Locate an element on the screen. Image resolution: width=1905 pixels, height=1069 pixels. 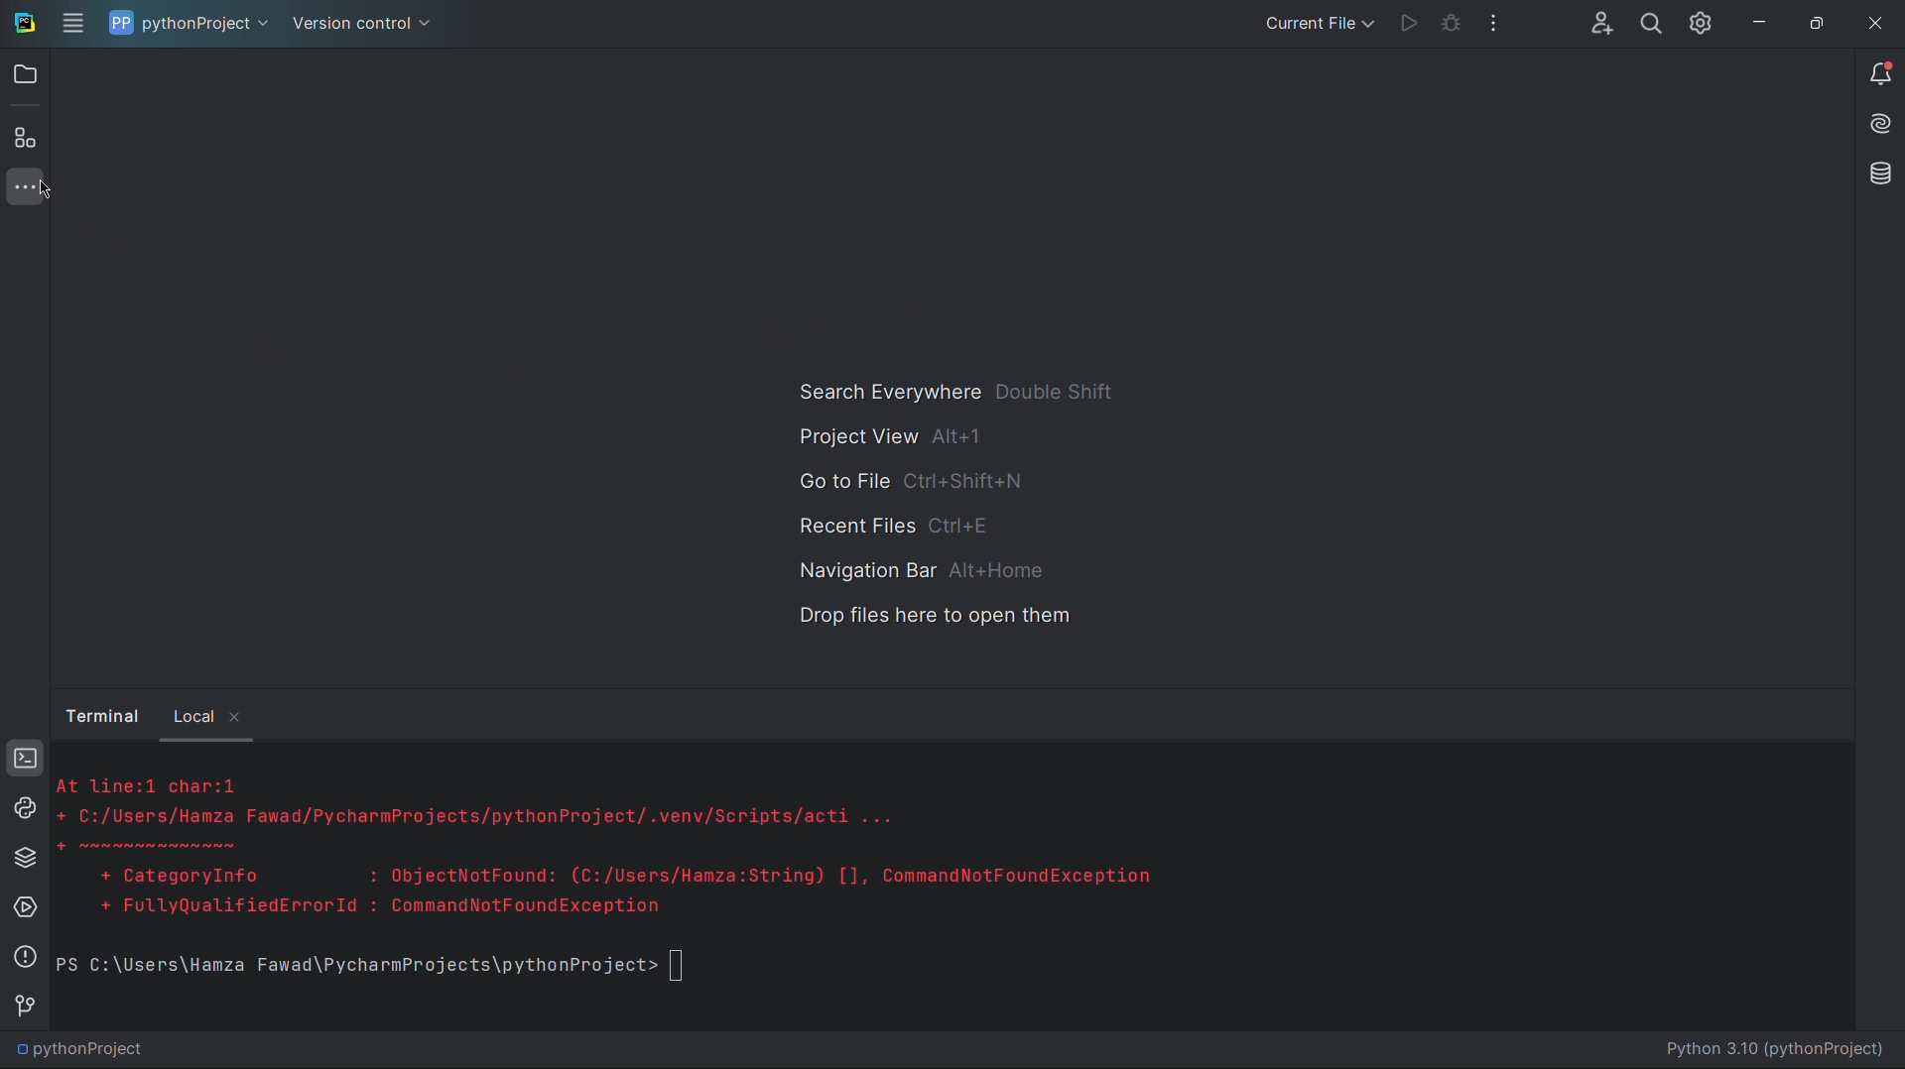
Problems is located at coordinates (24, 956).